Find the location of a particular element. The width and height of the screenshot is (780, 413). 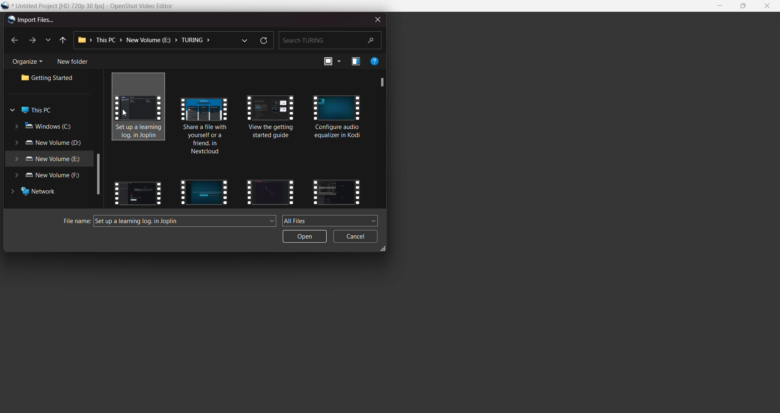

new volume d is located at coordinates (50, 144).